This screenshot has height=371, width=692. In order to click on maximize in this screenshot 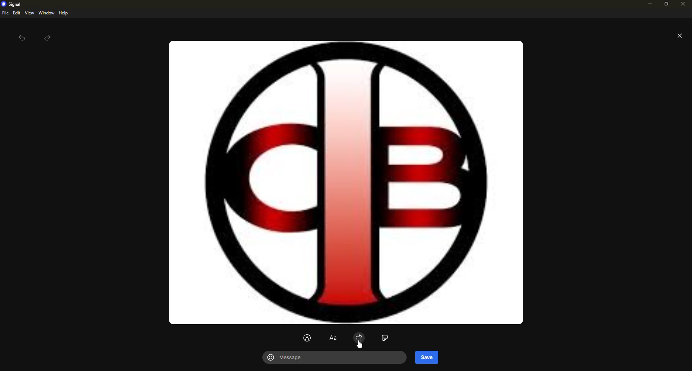, I will do `click(665, 4)`.